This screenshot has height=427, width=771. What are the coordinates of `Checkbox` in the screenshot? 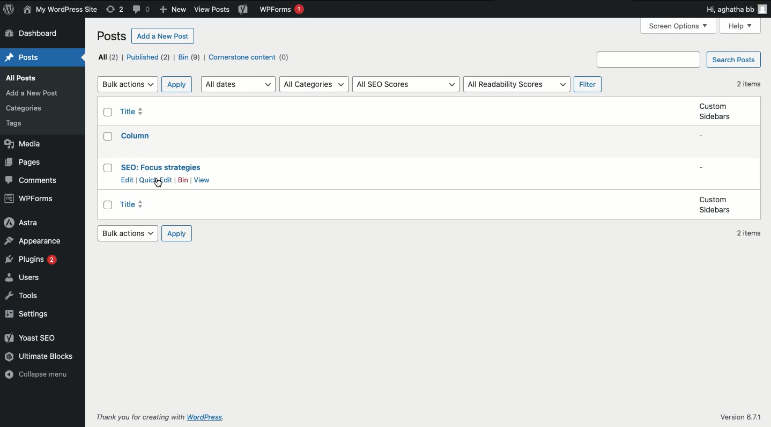 It's located at (109, 113).